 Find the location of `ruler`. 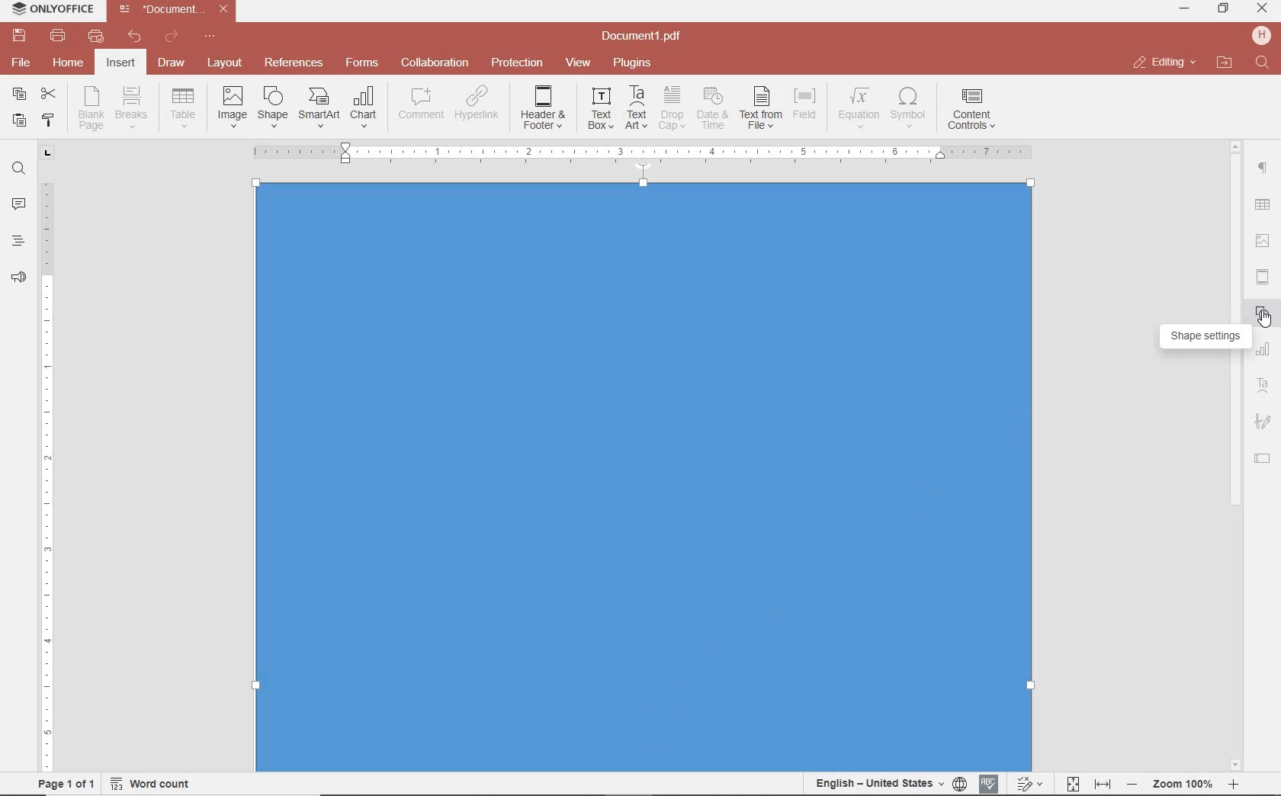

ruler is located at coordinates (48, 466).